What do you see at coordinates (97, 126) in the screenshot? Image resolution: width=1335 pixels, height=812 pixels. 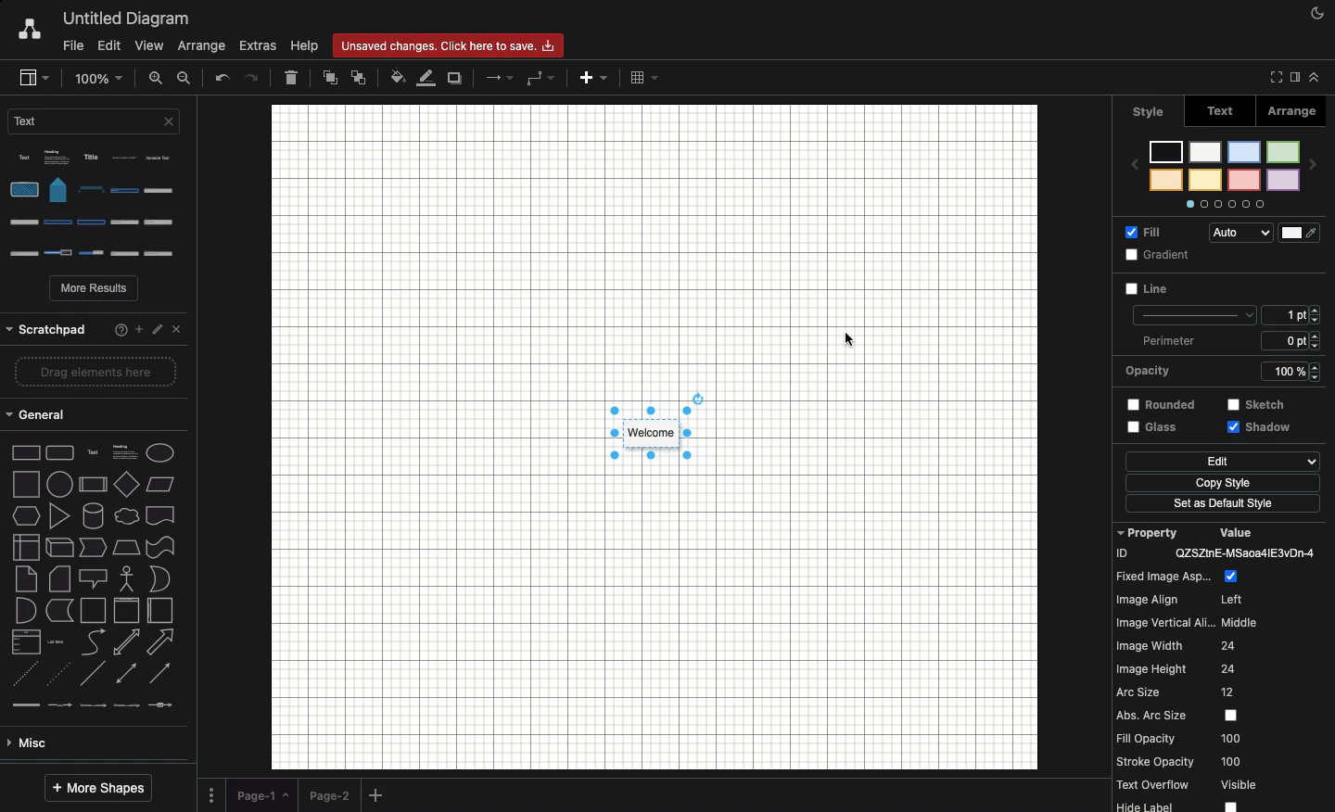 I see `Text` at bounding box center [97, 126].